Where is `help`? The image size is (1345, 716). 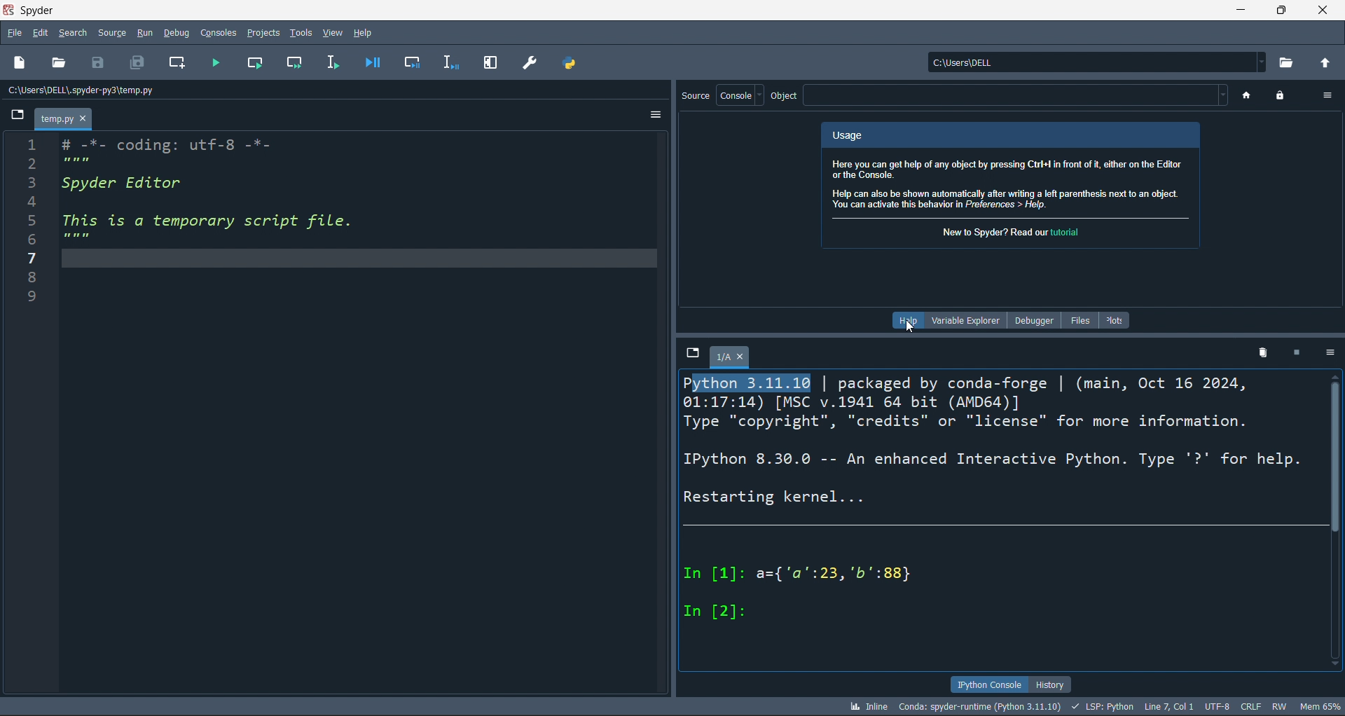 help is located at coordinates (905, 321).